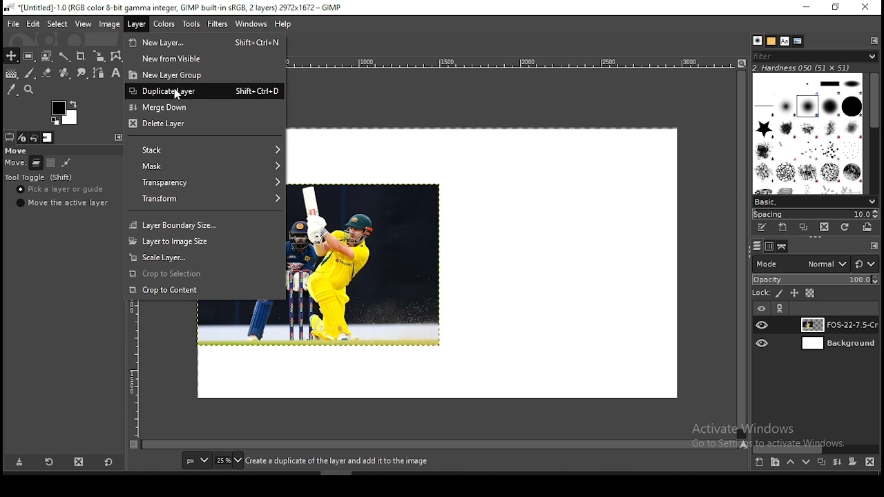 The image size is (884, 497). Describe the element at coordinates (175, 41) in the screenshot. I see `new layer` at that location.